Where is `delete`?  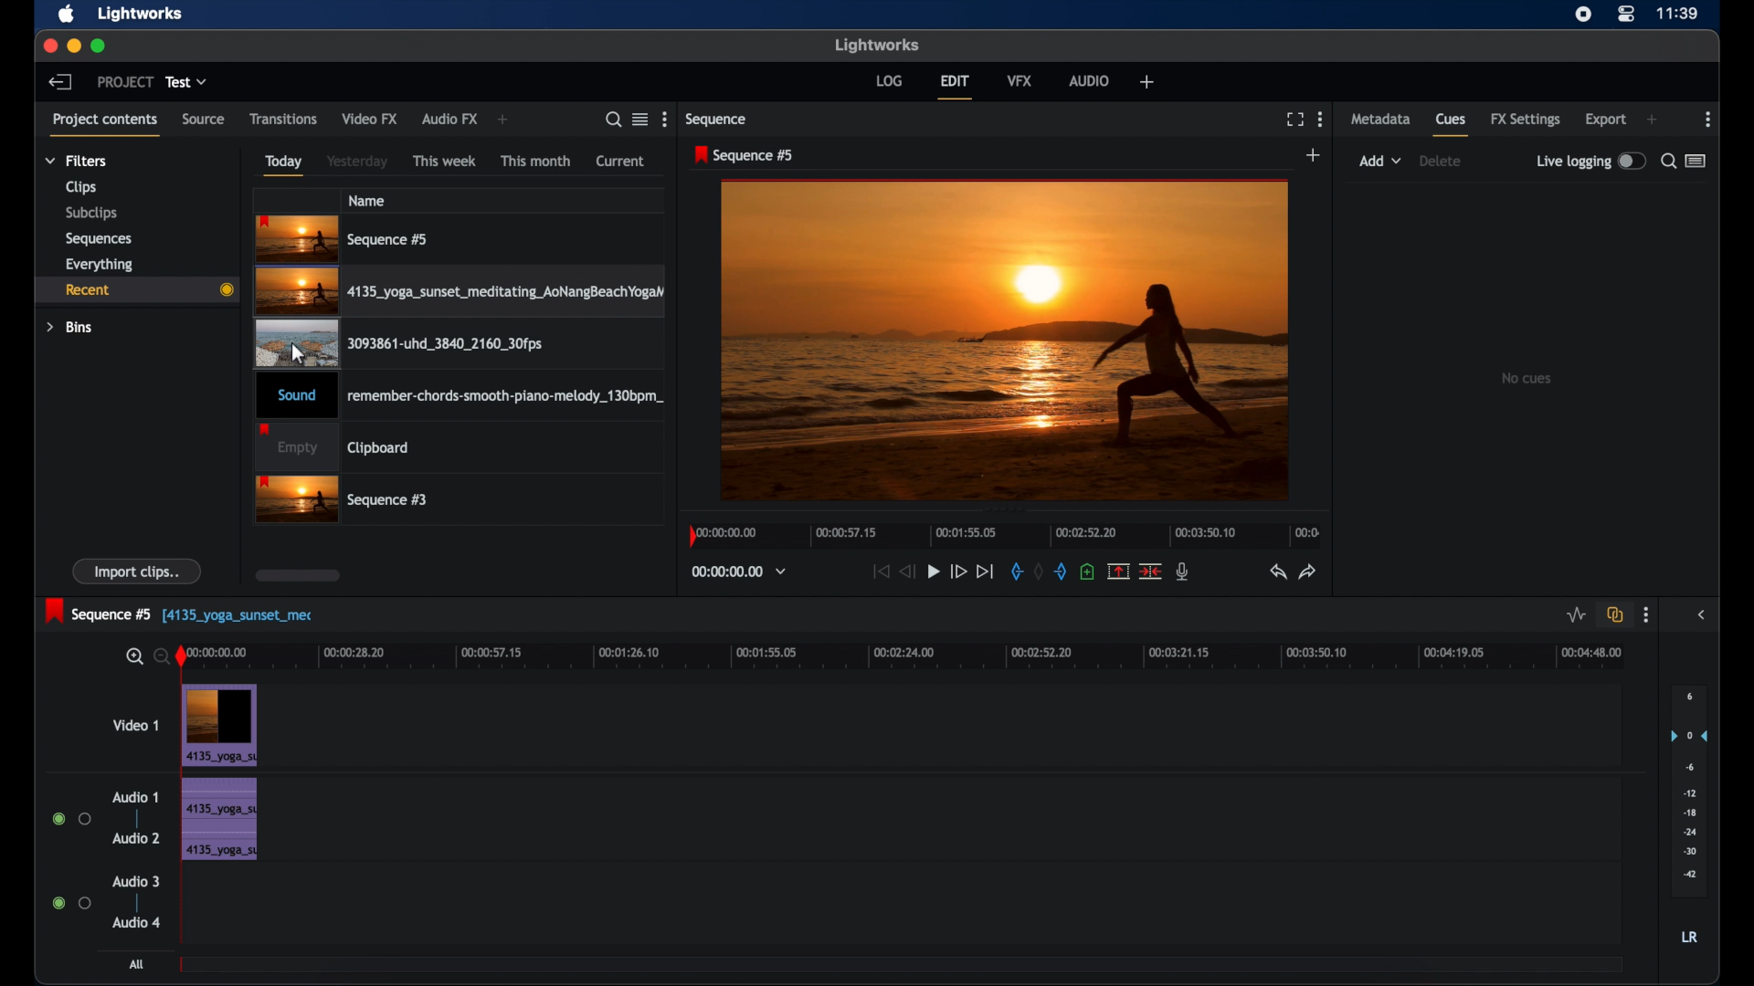 delete is located at coordinates (1440, 161).